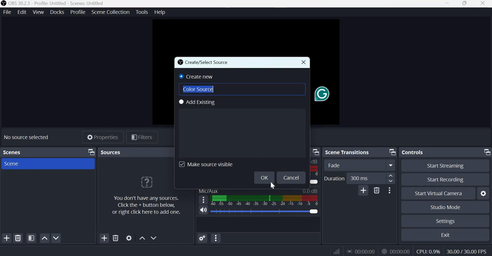  I want to click on Maximize, so click(465, 4).